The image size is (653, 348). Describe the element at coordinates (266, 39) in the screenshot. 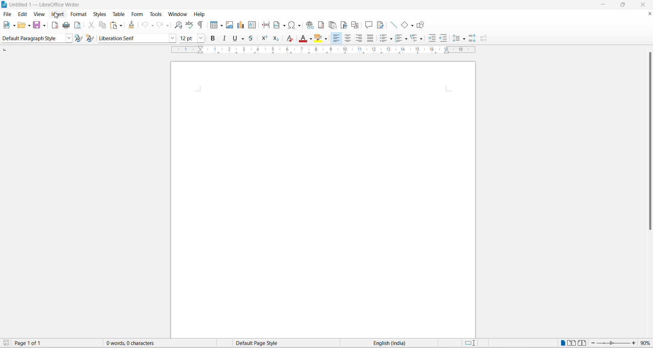

I see `superscript` at that location.